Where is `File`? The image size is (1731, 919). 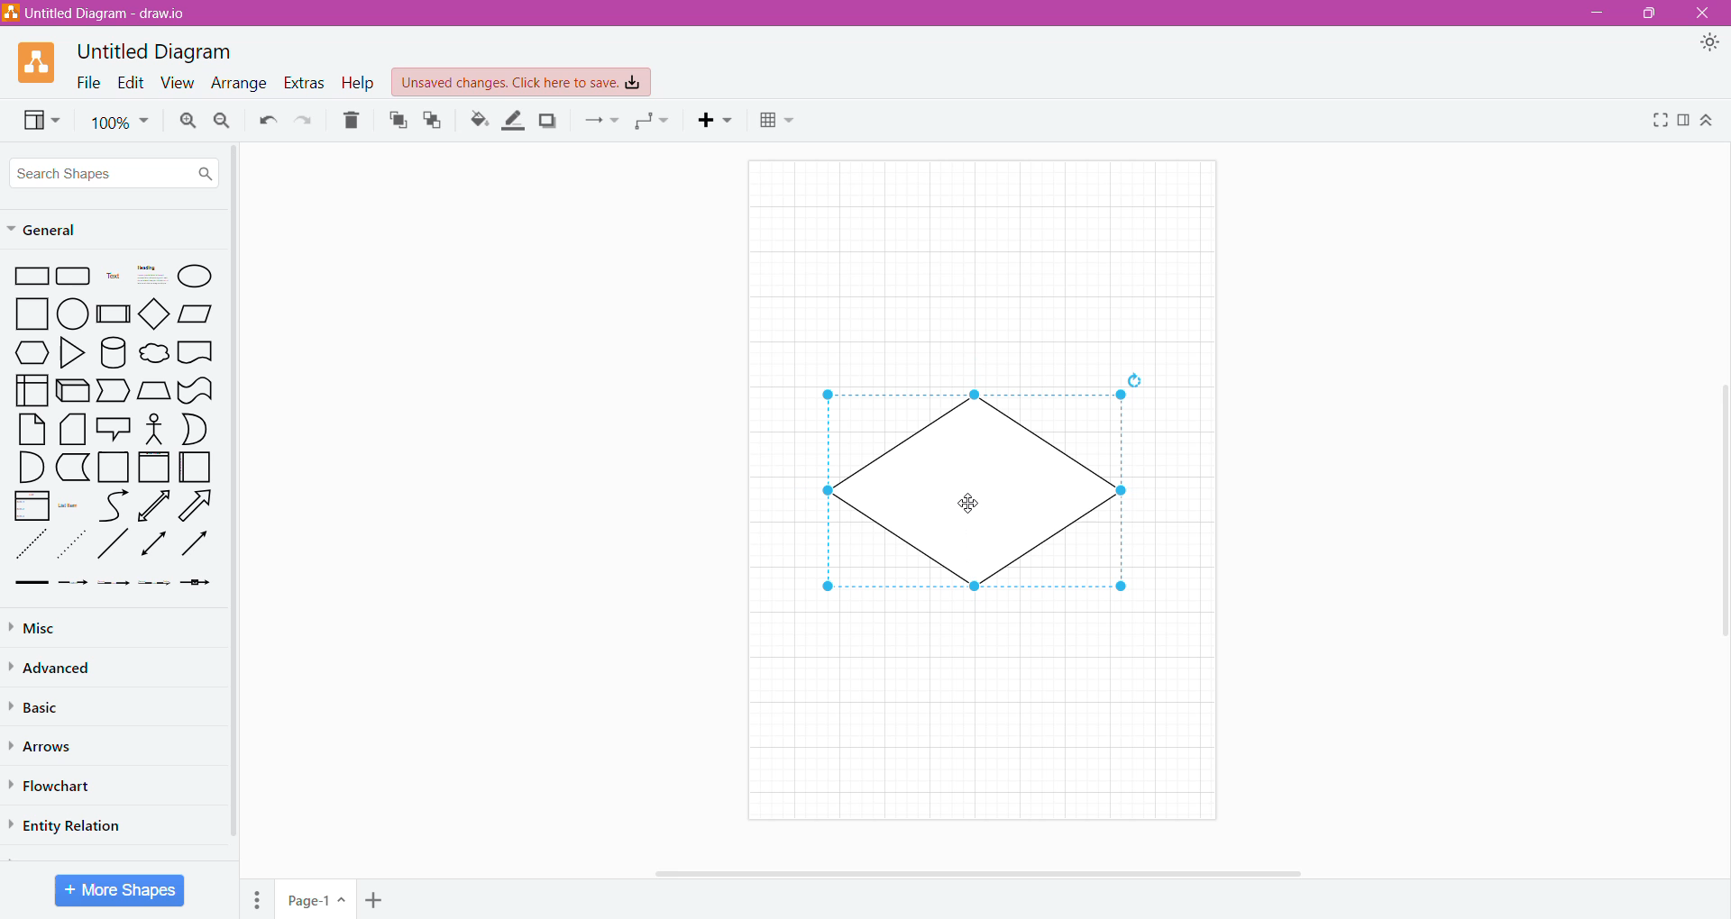 File is located at coordinates (84, 82).